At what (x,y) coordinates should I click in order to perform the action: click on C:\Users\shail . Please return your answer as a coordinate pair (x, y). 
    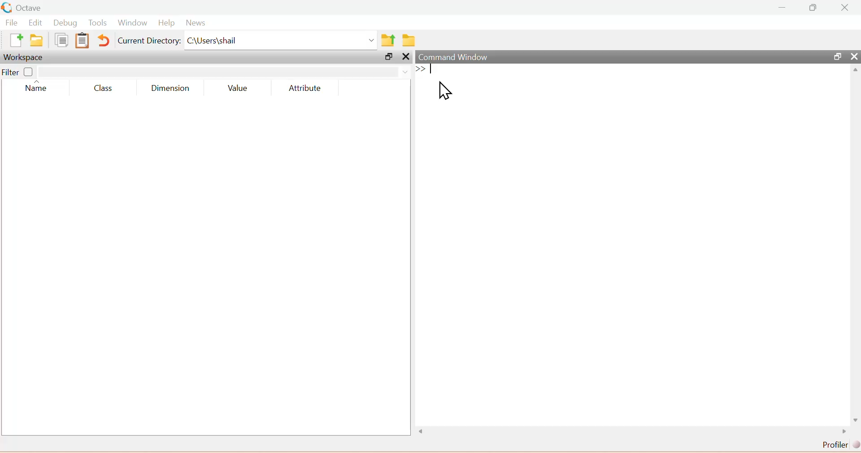
    Looking at the image, I should click on (282, 42).